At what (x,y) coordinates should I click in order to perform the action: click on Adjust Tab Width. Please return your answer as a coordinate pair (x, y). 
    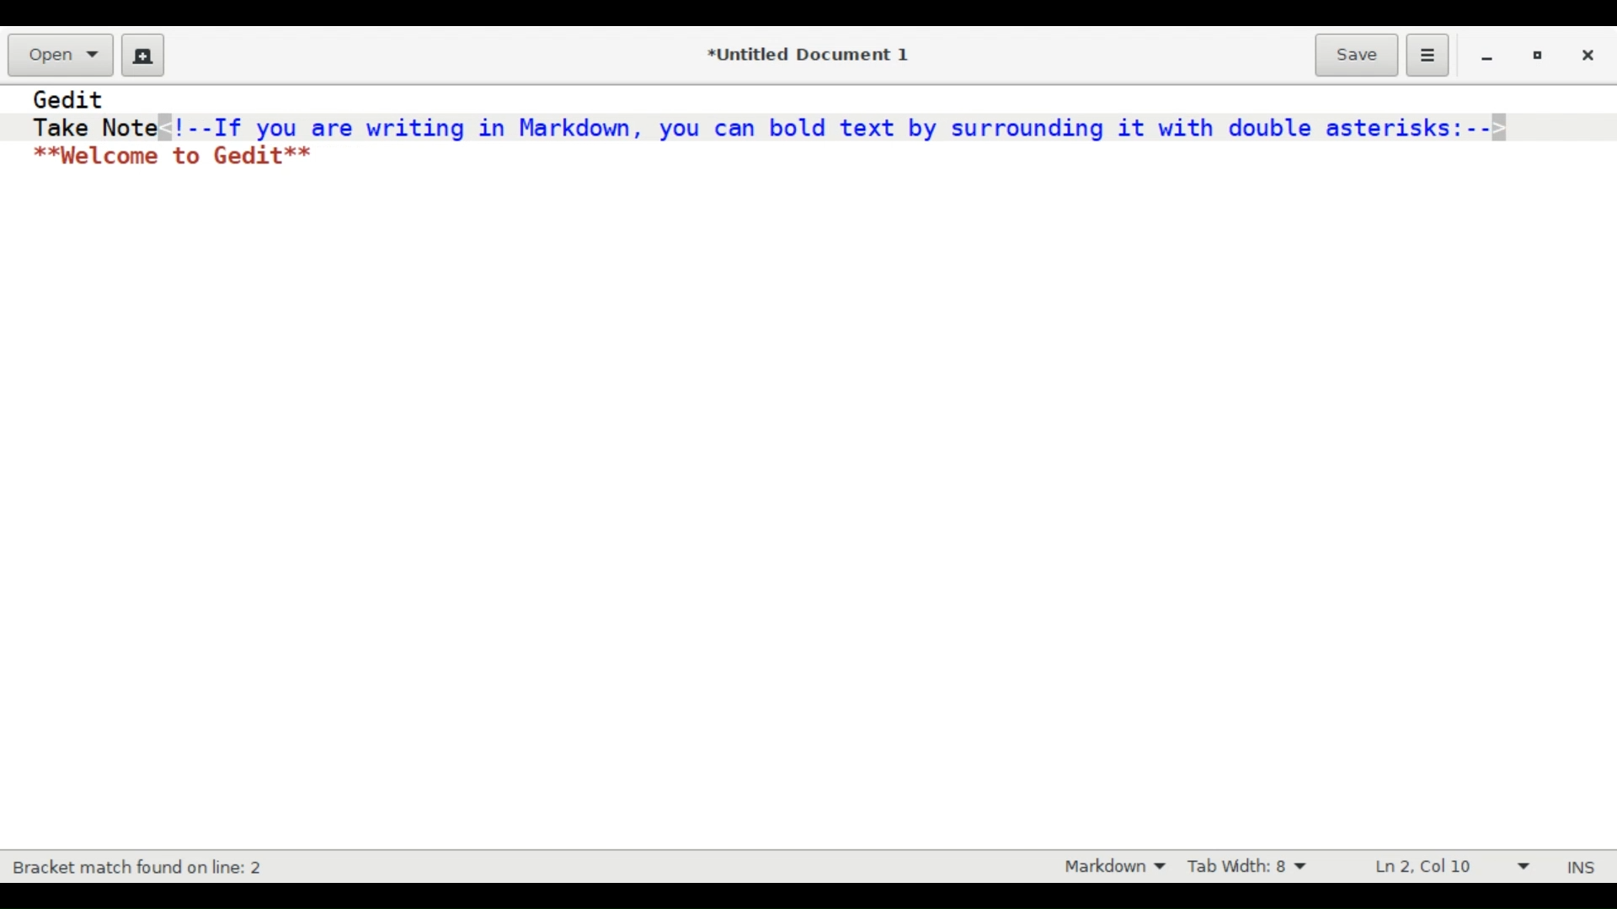
    Looking at the image, I should click on (1259, 866).